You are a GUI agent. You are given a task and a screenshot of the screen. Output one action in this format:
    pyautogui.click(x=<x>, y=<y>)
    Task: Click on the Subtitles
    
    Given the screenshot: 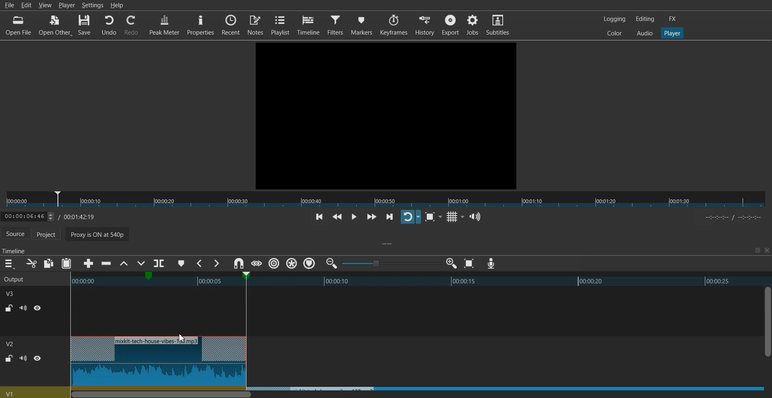 What is the action you would take?
    pyautogui.click(x=498, y=24)
    